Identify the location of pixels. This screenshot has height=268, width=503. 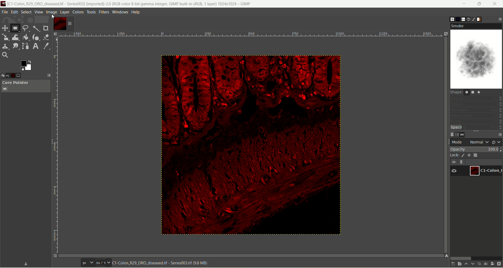
(89, 262).